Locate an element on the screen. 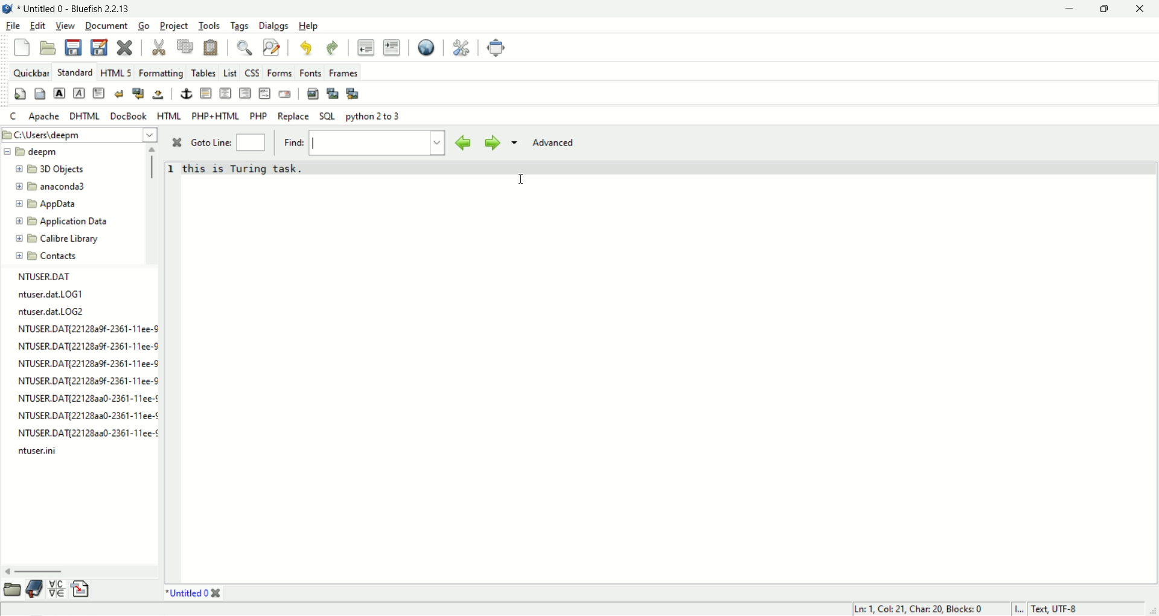 The image size is (1159, 616). quickbar is located at coordinates (31, 73).